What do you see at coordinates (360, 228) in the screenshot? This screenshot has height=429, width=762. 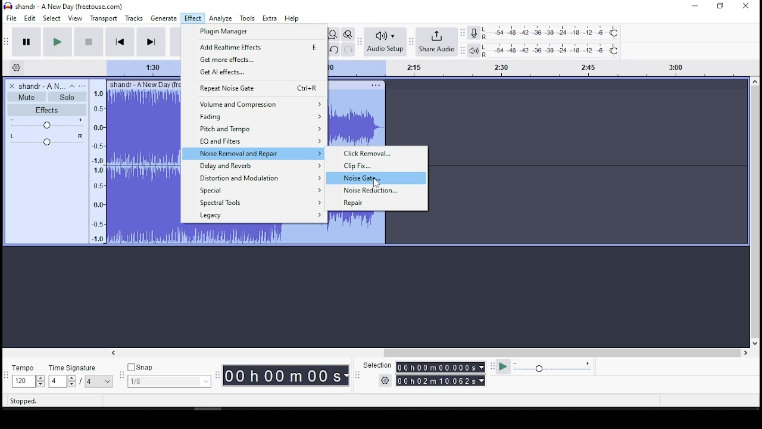 I see `audio track` at bounding box center [360, 228].